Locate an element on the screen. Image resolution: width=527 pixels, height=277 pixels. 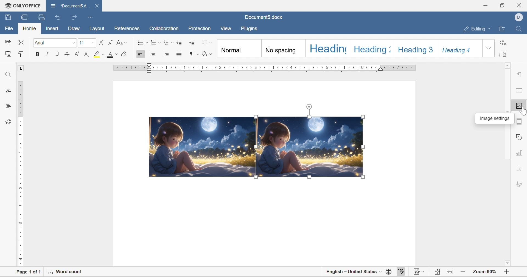
find is located at coordinates (519, 29).